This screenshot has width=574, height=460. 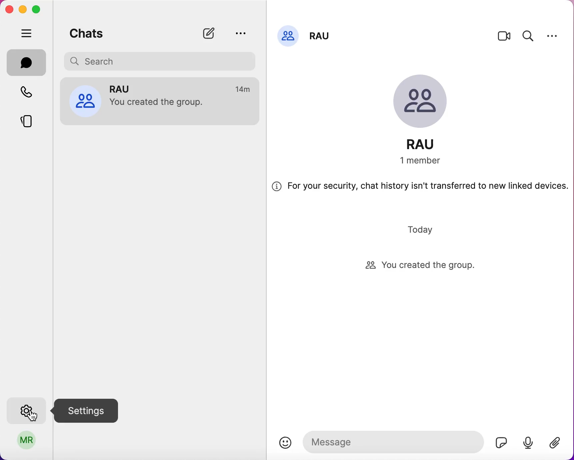 I want to click on 14m, so click(x=242, y=88).